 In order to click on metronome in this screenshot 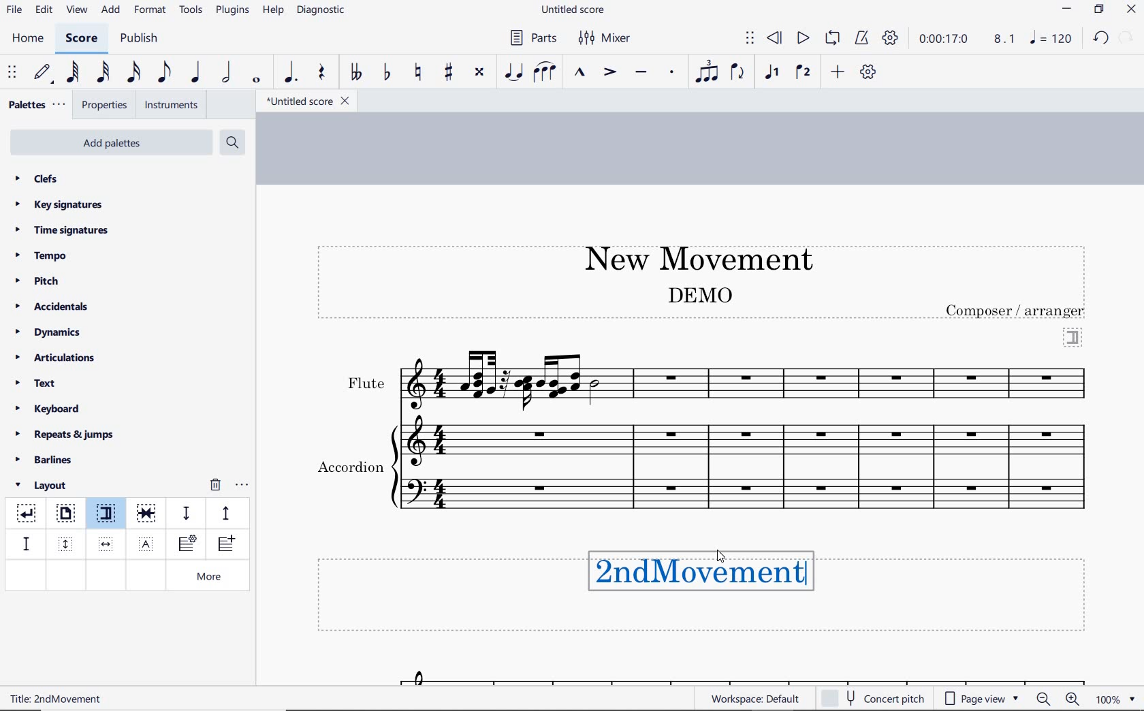, I will do `click(861, 38)`.